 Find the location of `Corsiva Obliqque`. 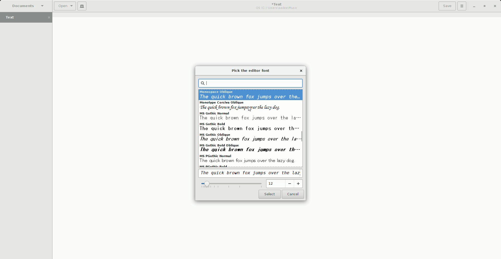

Corsiva Obliqque is located at coordinates (250, 106).